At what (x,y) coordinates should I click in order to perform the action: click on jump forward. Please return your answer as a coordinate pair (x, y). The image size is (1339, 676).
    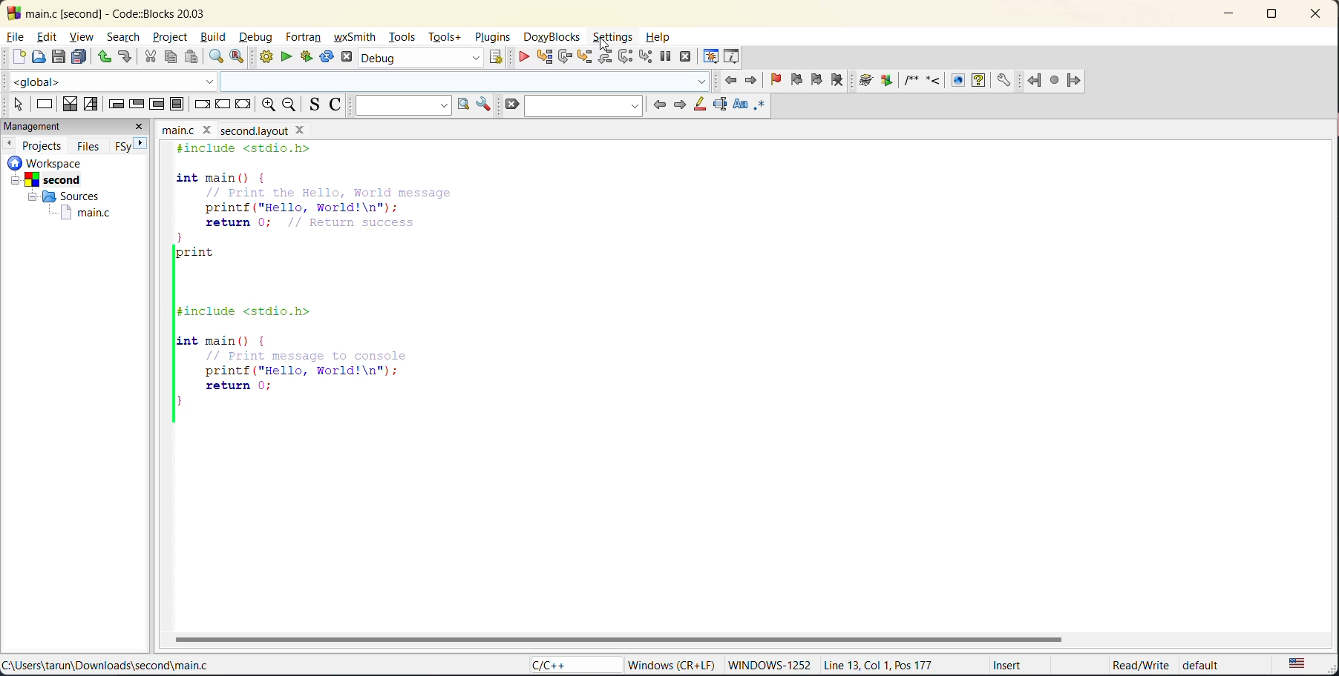
    Looking at the image, I should click on (1078, 81).